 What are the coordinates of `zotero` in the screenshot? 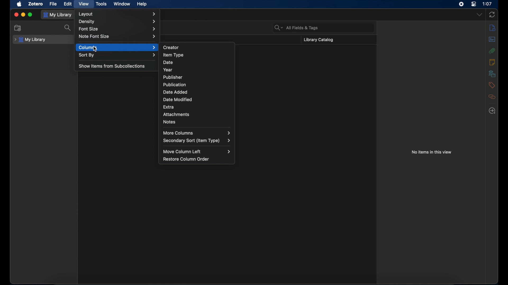 It's located at (35, 4).